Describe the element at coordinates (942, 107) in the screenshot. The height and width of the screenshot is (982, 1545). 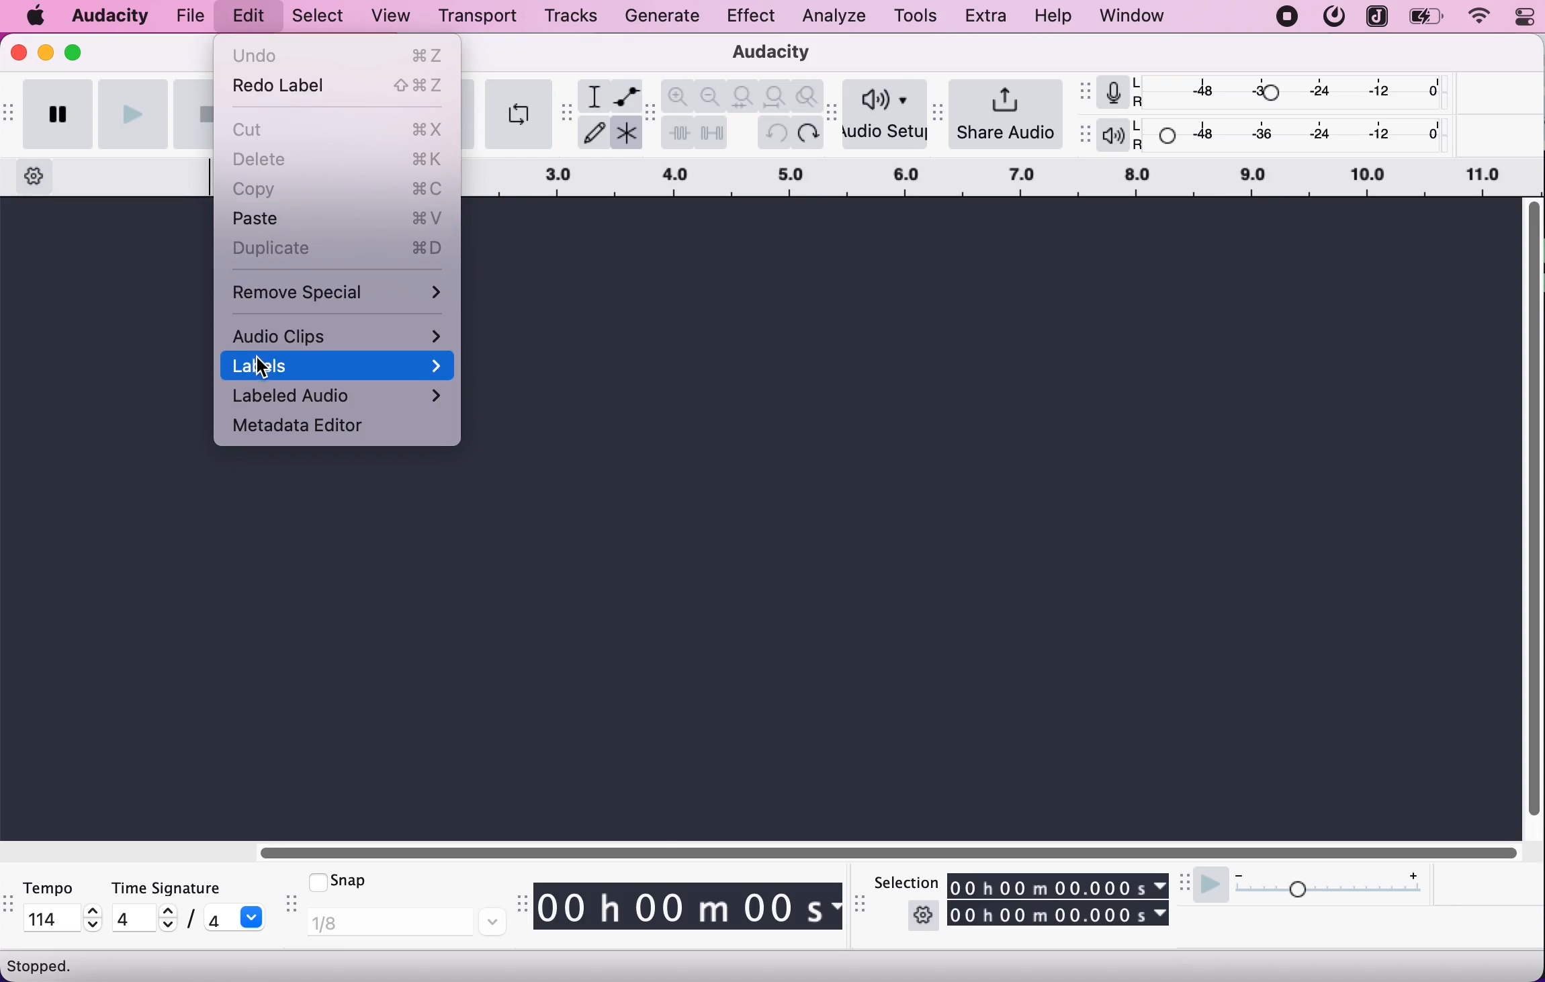
I see `audacity share audio toolbar` at that location.